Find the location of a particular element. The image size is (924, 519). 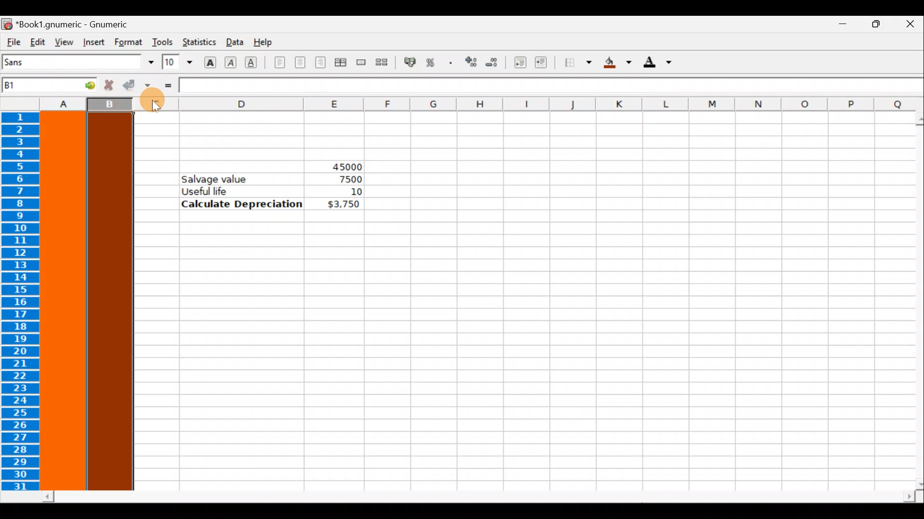

Align left is located at coordinates (280, 63).